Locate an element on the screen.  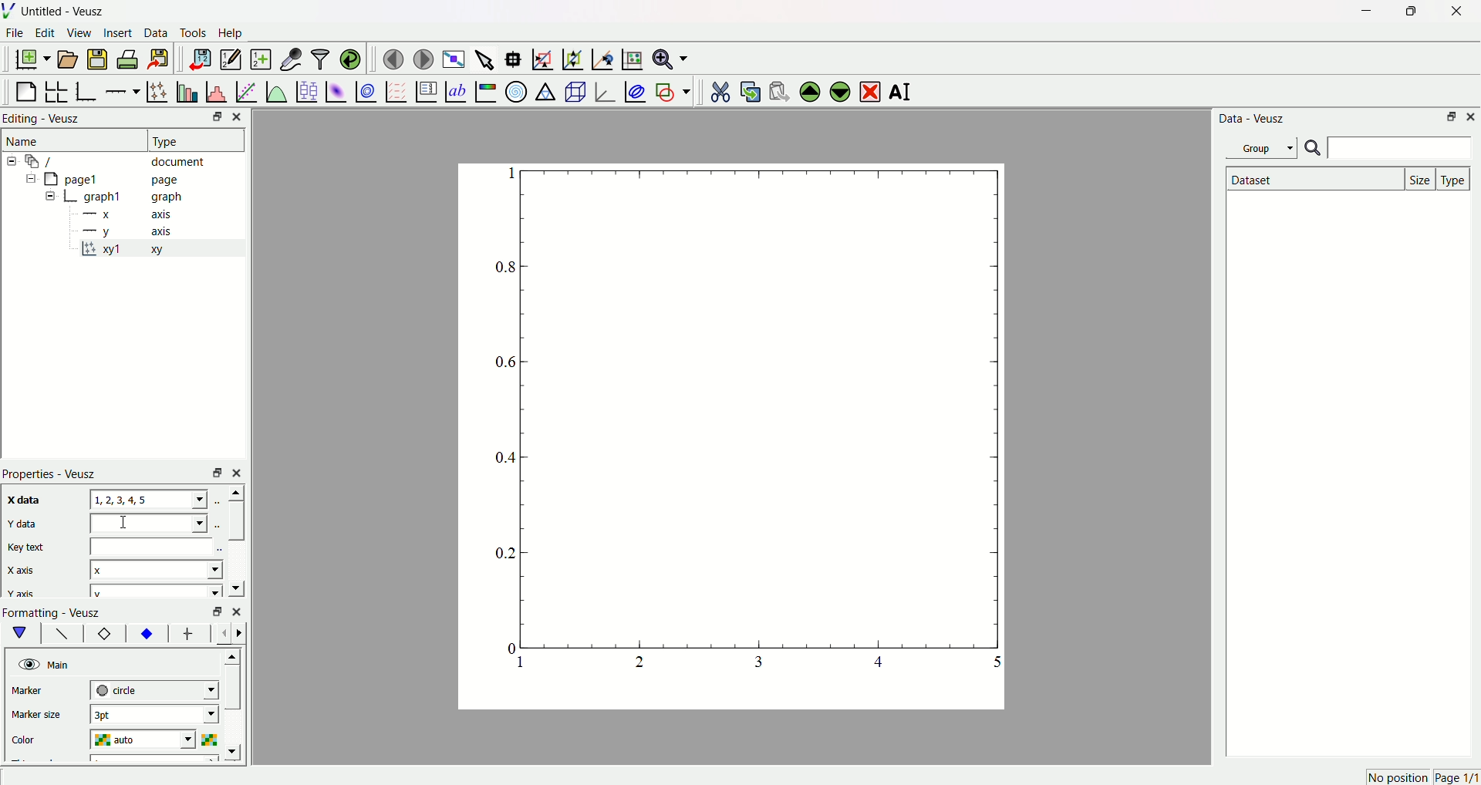
cut the widgets is located at coordinates (720, 89).